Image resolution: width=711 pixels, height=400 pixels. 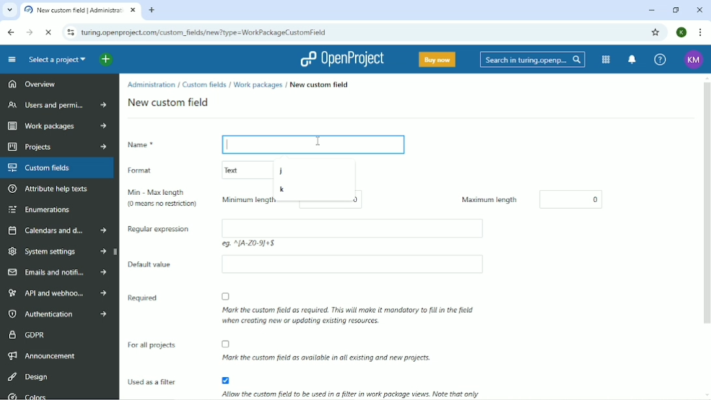 What do you see at coordinates (50, 190) in the screenshot?
I see `Attribute help texts` at bounding box center [50, 190].